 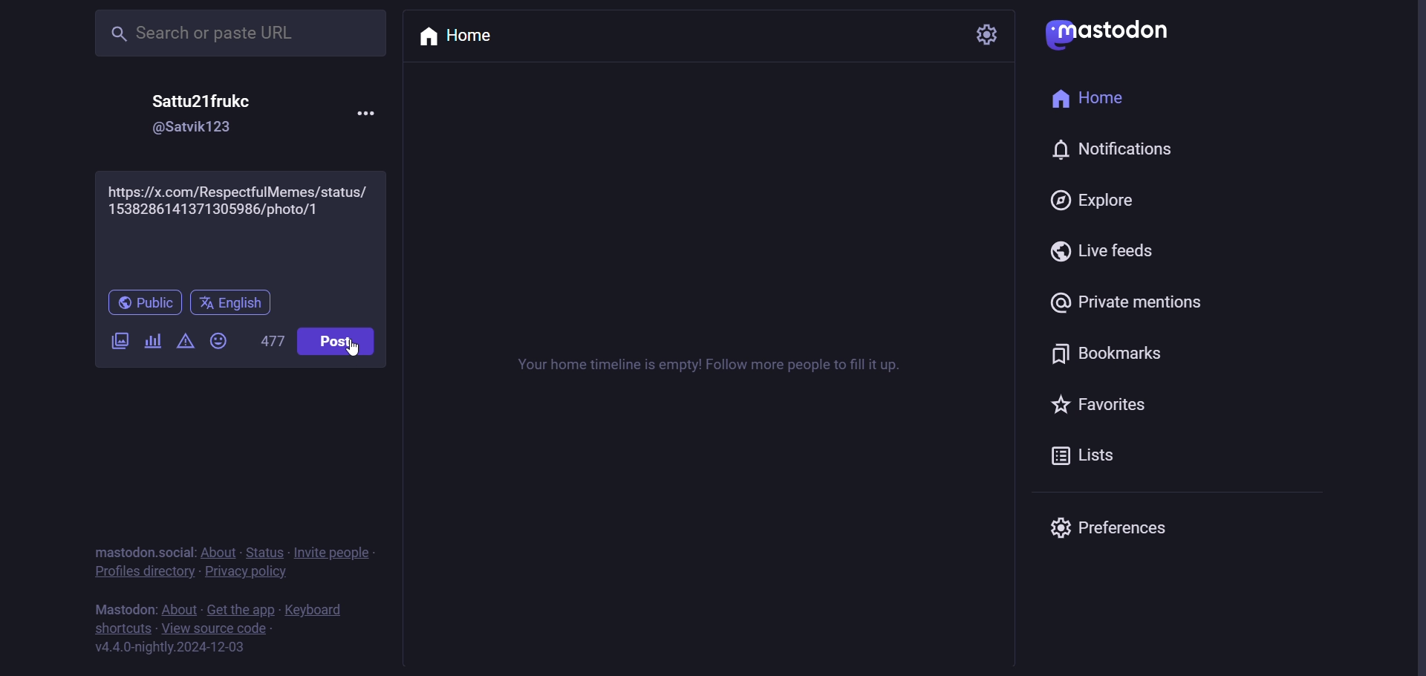 What do you see at coordinates (178, 551) in the screenshot?
I see `social` at bounding box center [178, 551].